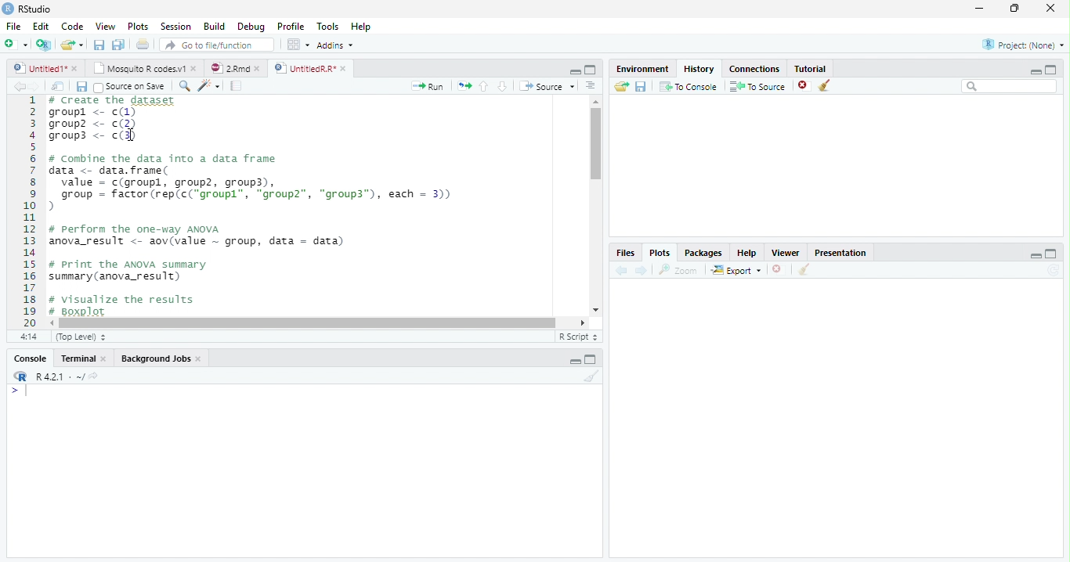  I want to click on Addins, so click(336, 46).